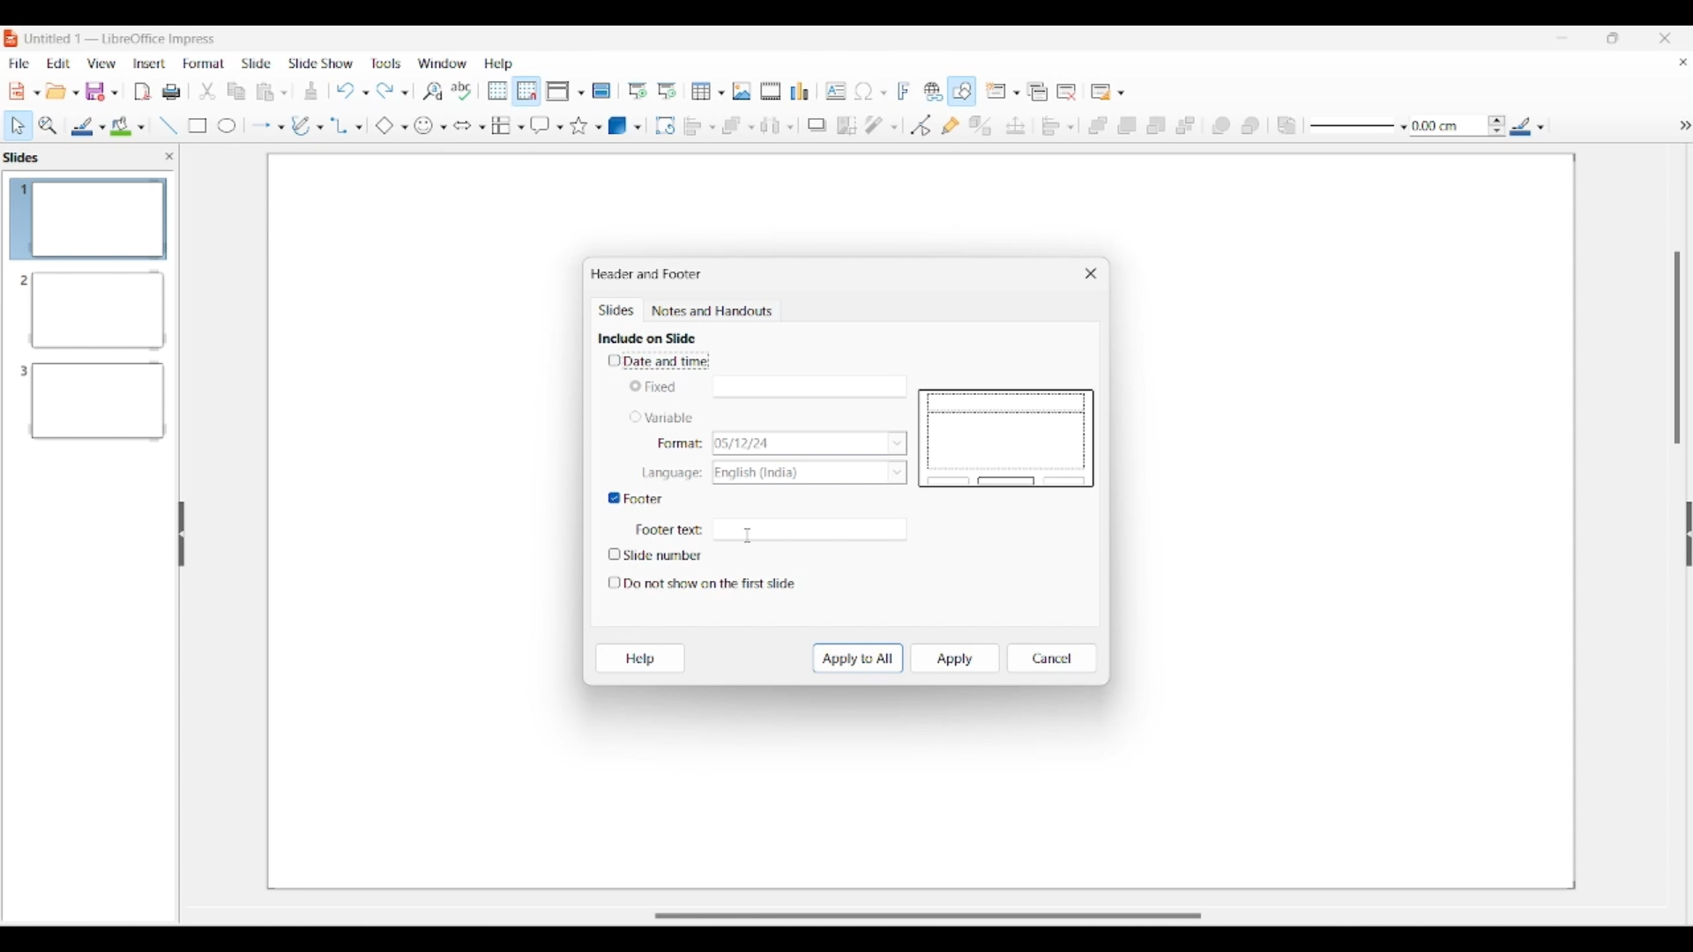 The image size is (1693, 952). Describe the element at coordinates (1067, 93) in the screenshot. I see `Delete slide` at that location.